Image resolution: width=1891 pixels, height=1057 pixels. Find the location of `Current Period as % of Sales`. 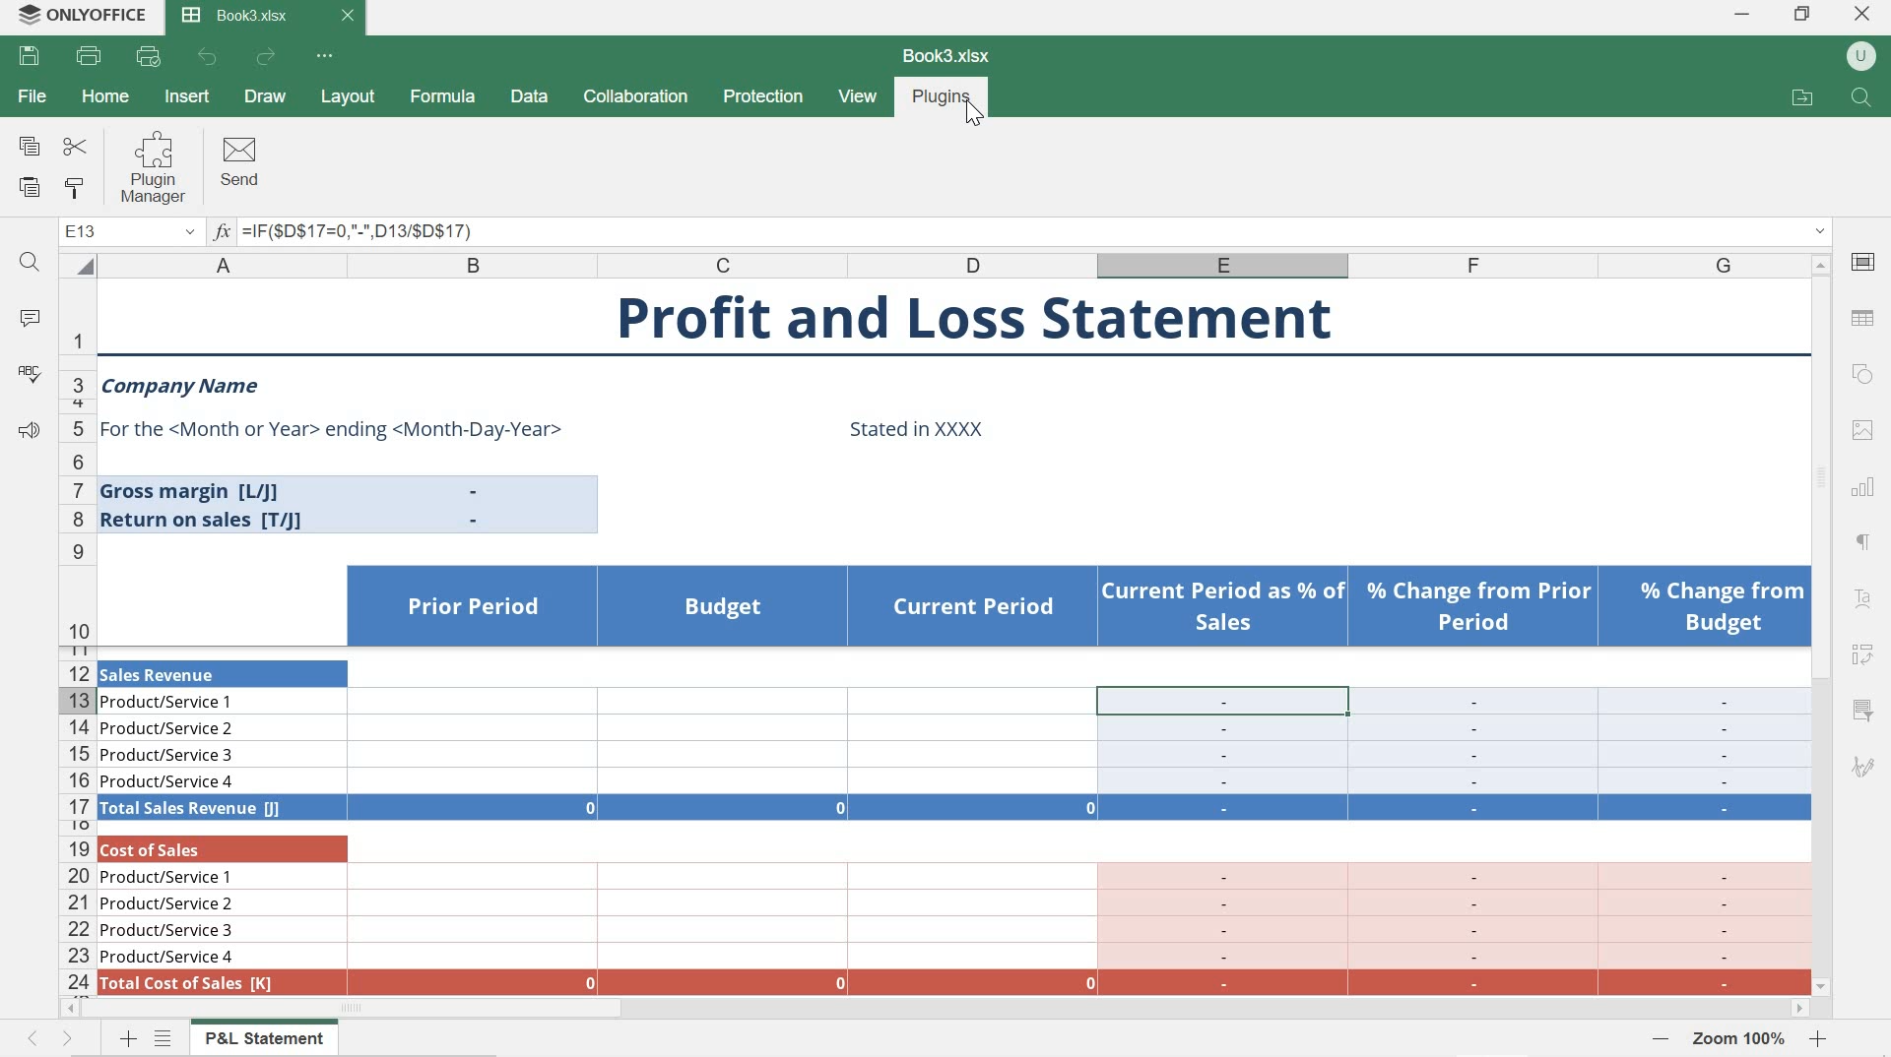

Current Period as % of Sales is located at coordinates (1223, 608).